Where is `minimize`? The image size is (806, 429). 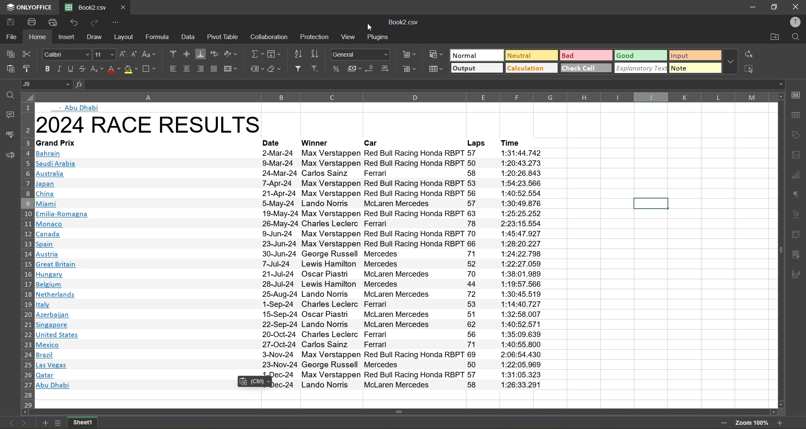
minimize is located at coordinates (752, 8).